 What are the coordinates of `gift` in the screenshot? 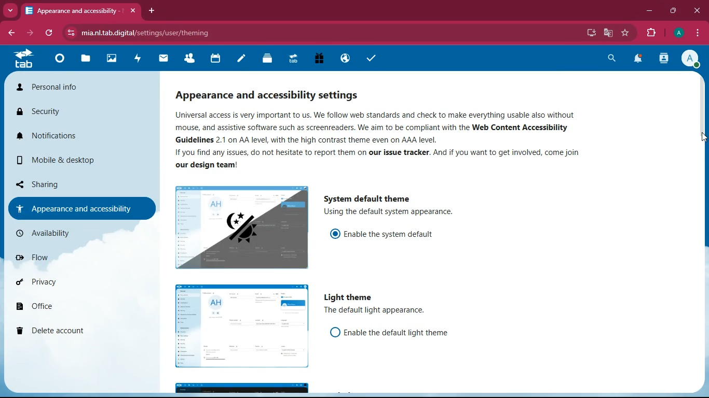 It's located at (317, 59).